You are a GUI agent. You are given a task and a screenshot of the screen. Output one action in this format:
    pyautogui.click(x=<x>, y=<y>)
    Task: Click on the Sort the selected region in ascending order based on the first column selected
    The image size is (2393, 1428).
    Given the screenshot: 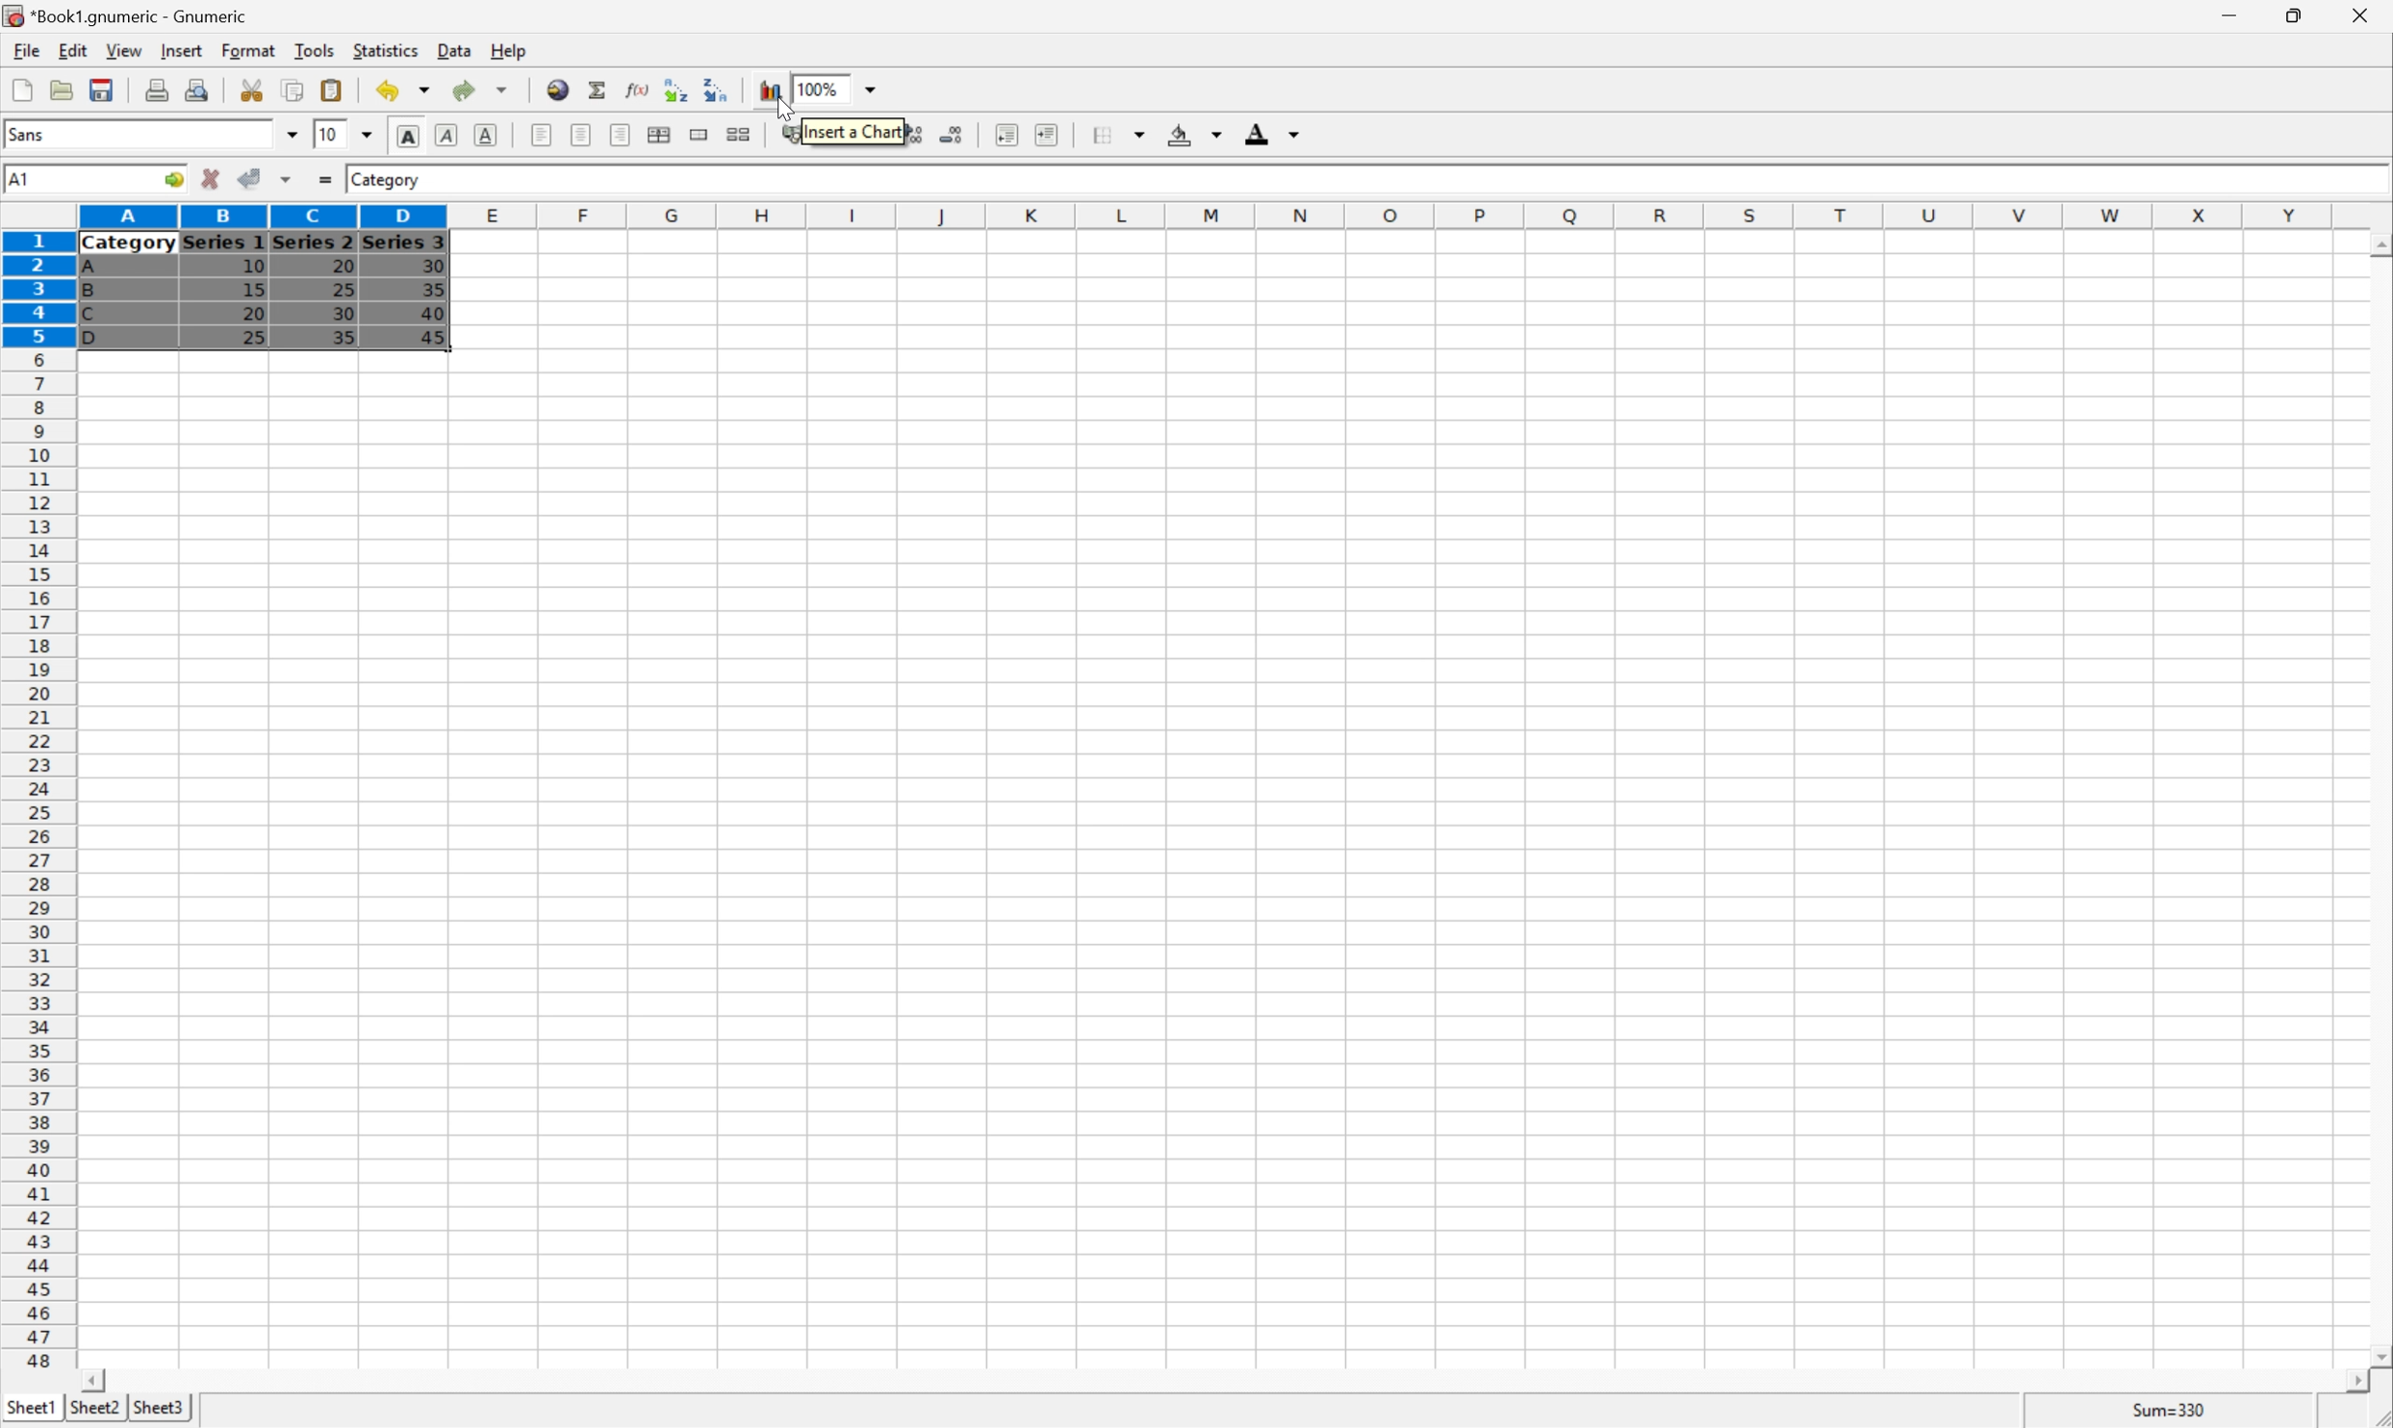 What is the action you would take?
    pyautogui.click(x=675, y=89)
    